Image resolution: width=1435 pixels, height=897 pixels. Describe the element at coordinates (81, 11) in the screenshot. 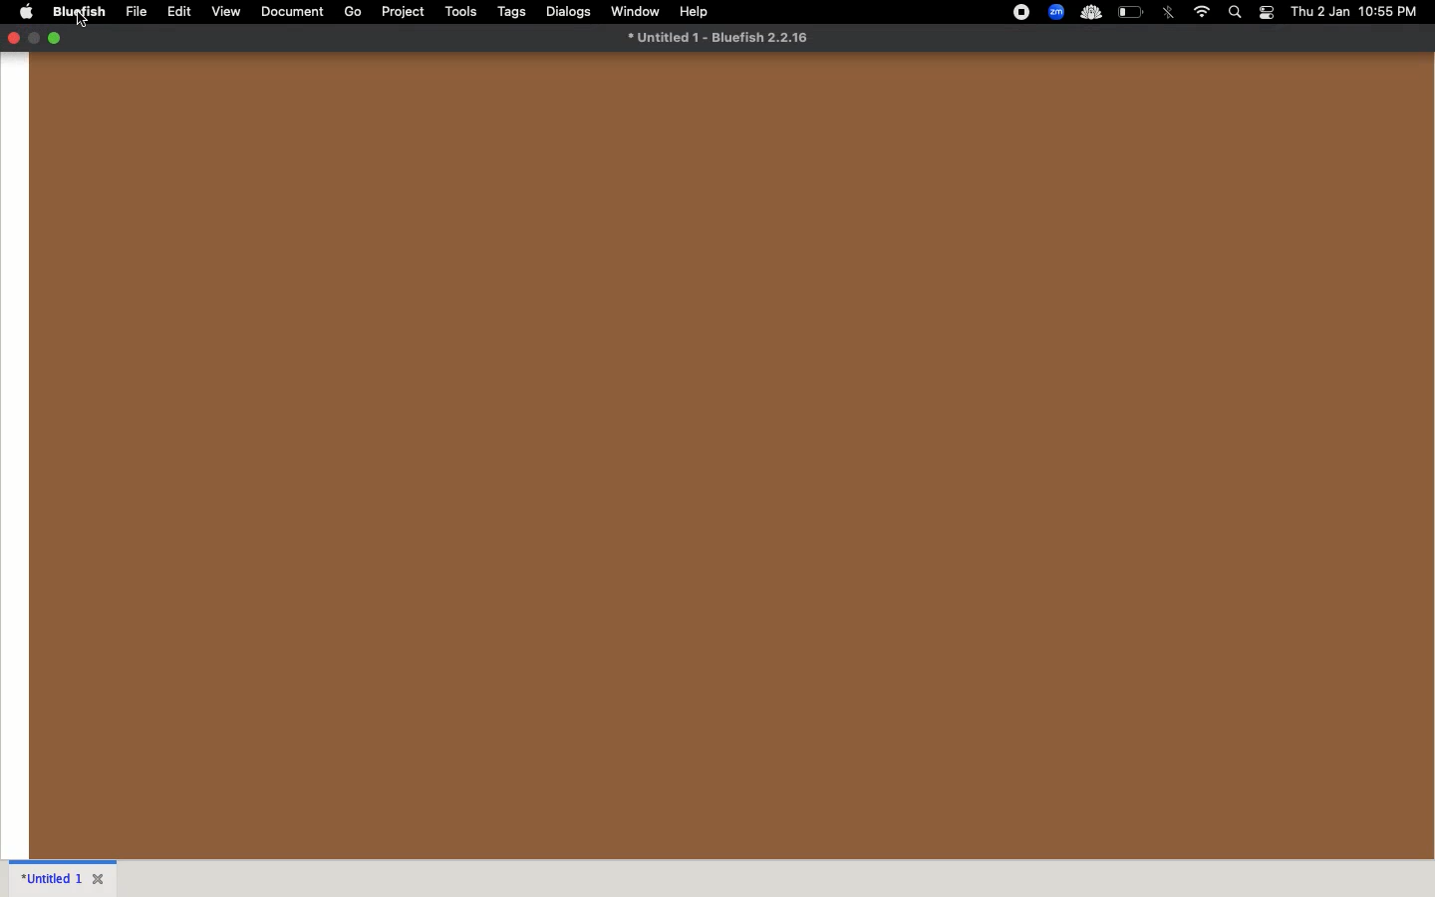

I see `bluefish` at that location.